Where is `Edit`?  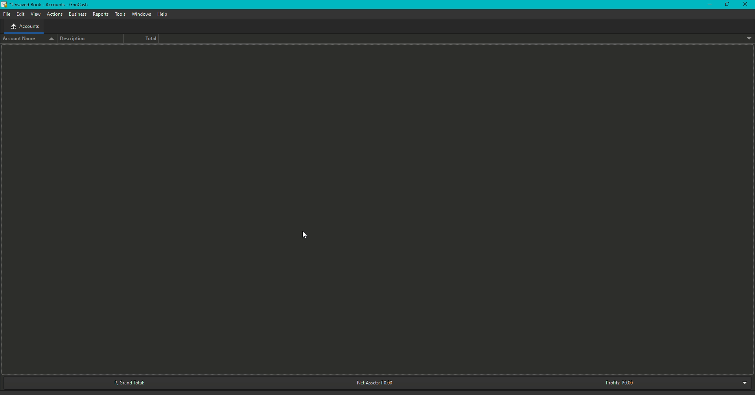 Edit is located at coordinates (19, 14).